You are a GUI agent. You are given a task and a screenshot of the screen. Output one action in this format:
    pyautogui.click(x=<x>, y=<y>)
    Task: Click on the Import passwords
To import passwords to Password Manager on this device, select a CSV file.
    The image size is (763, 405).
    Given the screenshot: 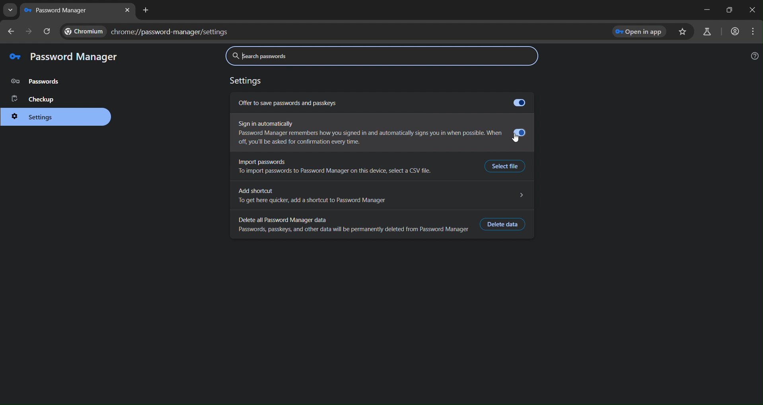 What is the action you would take?
    pyautogui.click(x=334, y=168)
    